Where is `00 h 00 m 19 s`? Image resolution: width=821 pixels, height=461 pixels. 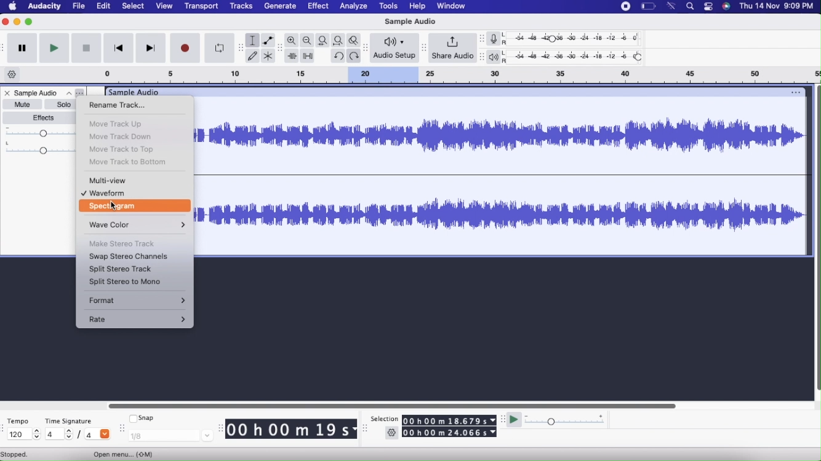
00 h 00 m 19 s is located at coordinates (291, 428).